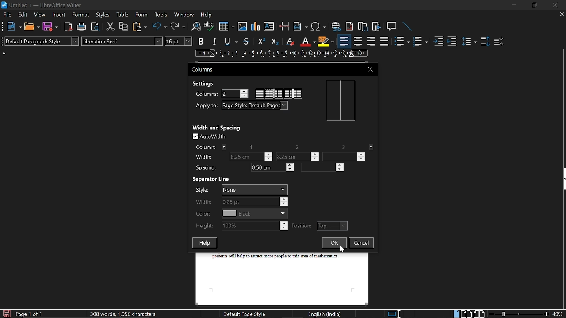  What do you see at coordinates (256, 27) in the screenshot?
I see `insert diagram ` at bounding box center [256, 27].